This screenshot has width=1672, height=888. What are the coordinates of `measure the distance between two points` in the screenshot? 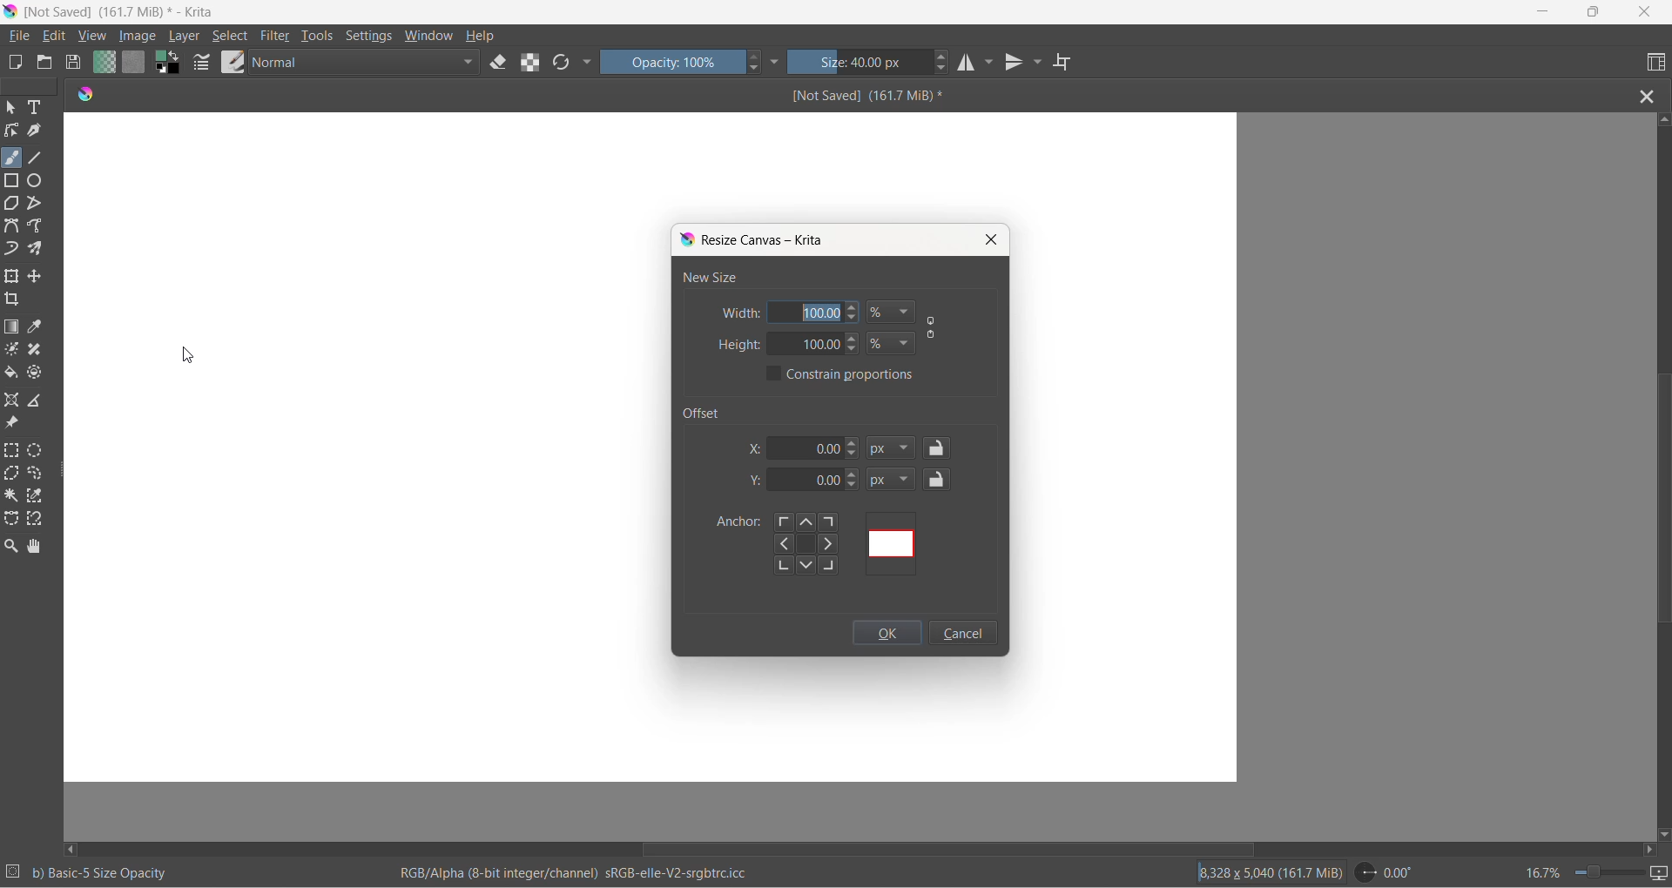 It's located at (40, 401).